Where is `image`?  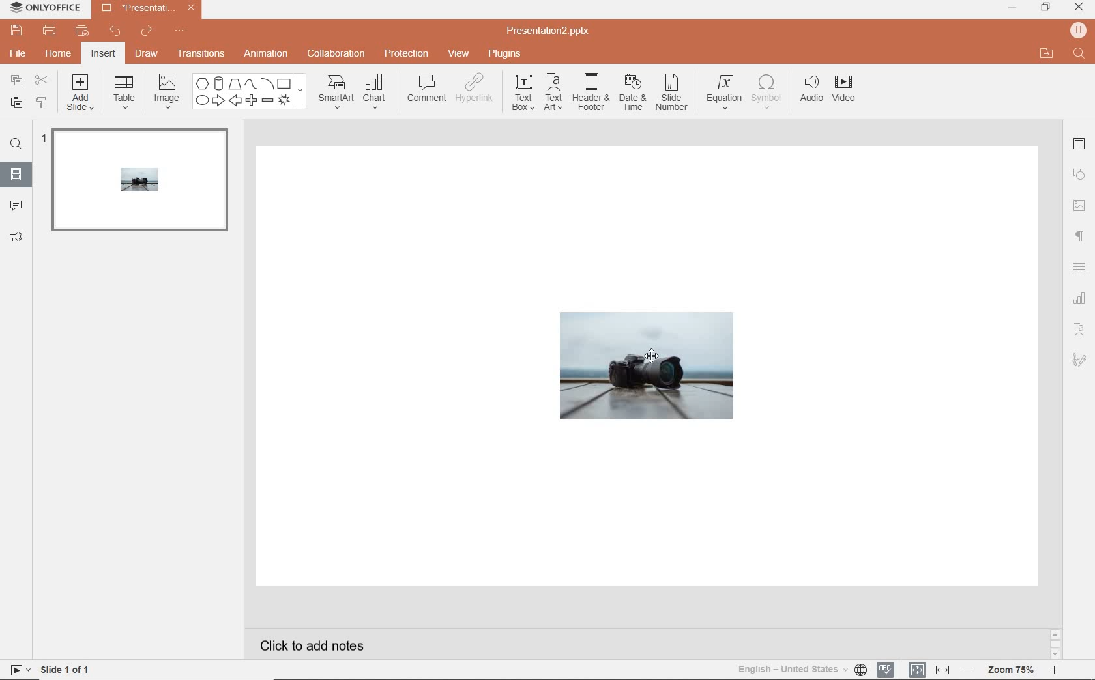
image is located at coordinates (166, 91).